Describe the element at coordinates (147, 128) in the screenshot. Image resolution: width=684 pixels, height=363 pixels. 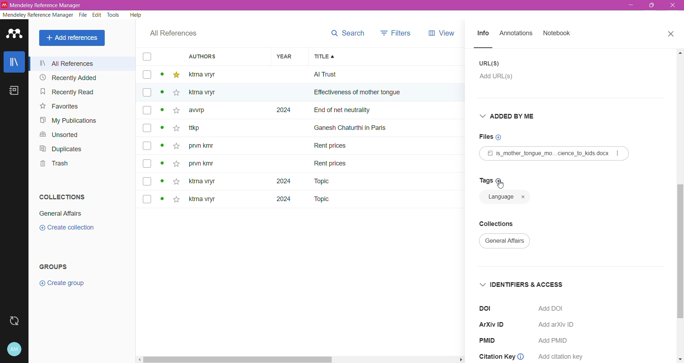
I see `box` at that location.